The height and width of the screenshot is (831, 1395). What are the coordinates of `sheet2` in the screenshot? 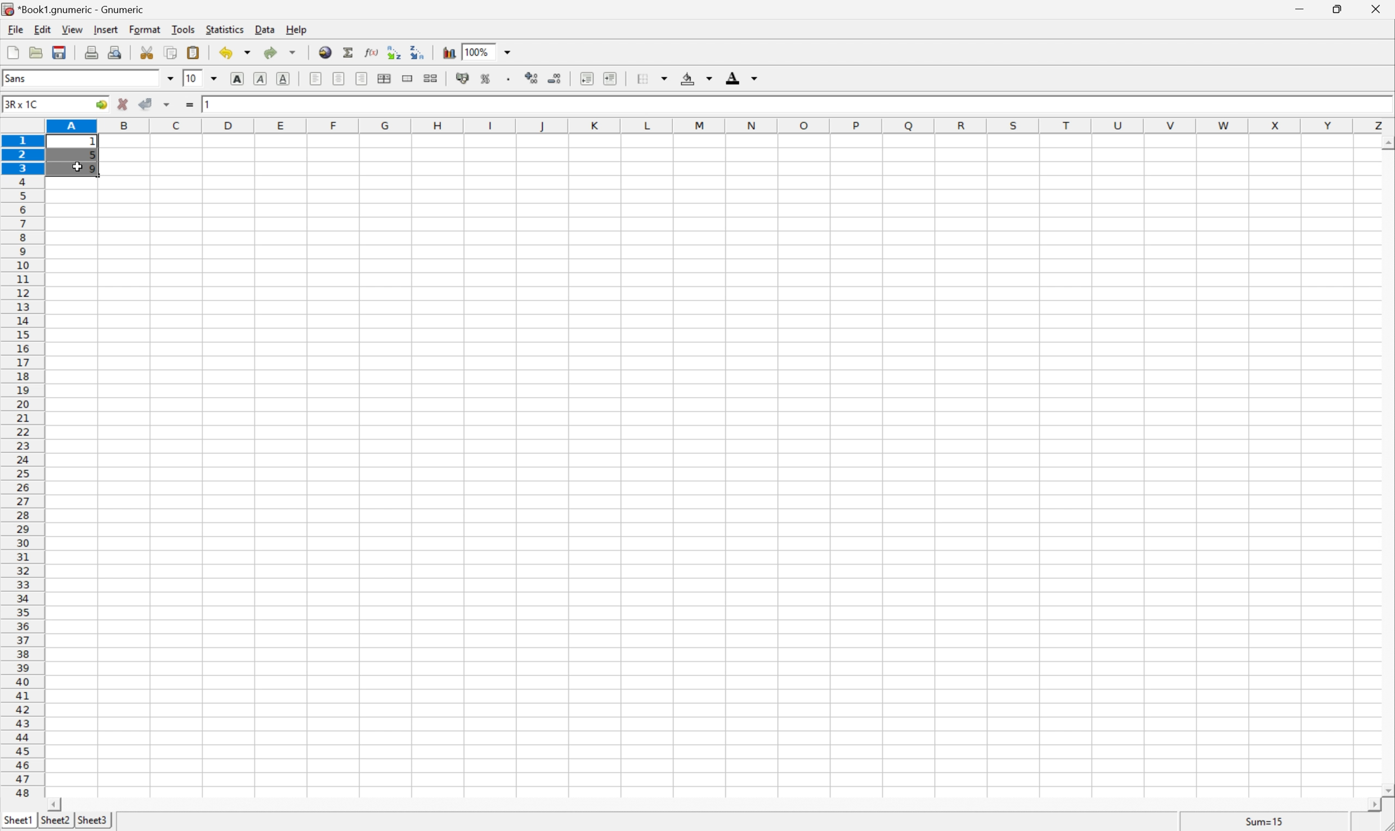 It's located at (55, 823).